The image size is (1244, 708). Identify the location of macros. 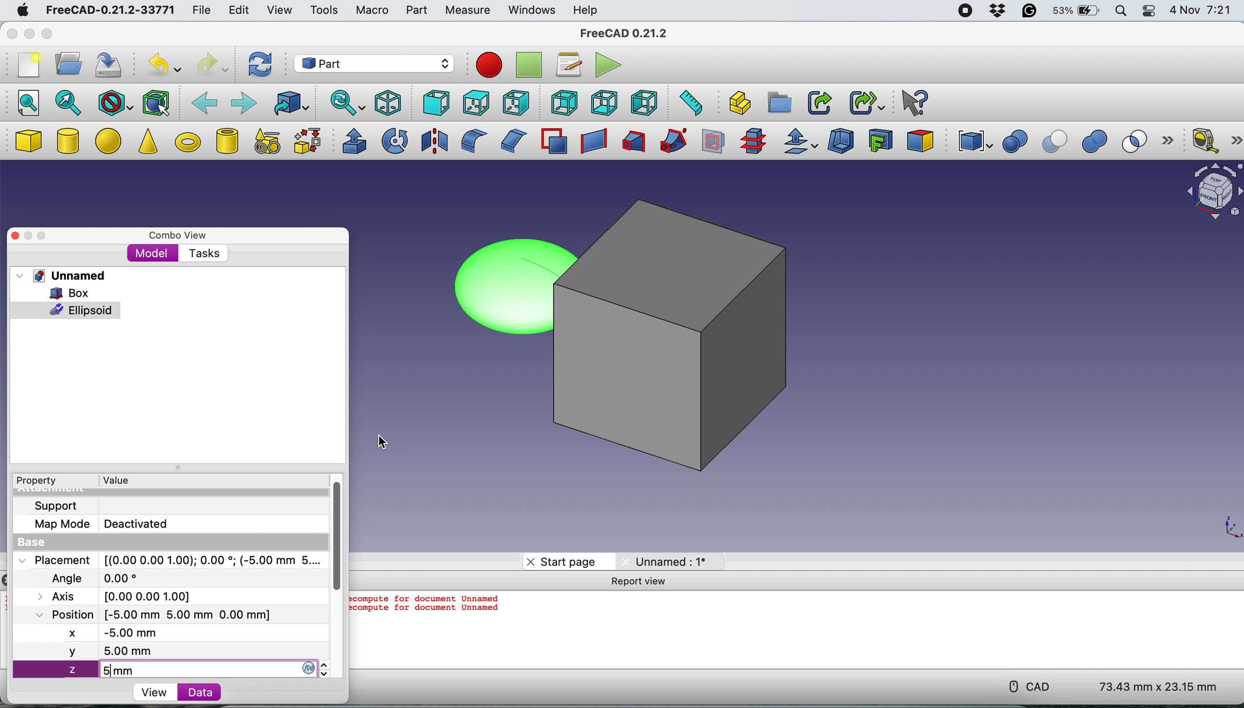
(566, 65).